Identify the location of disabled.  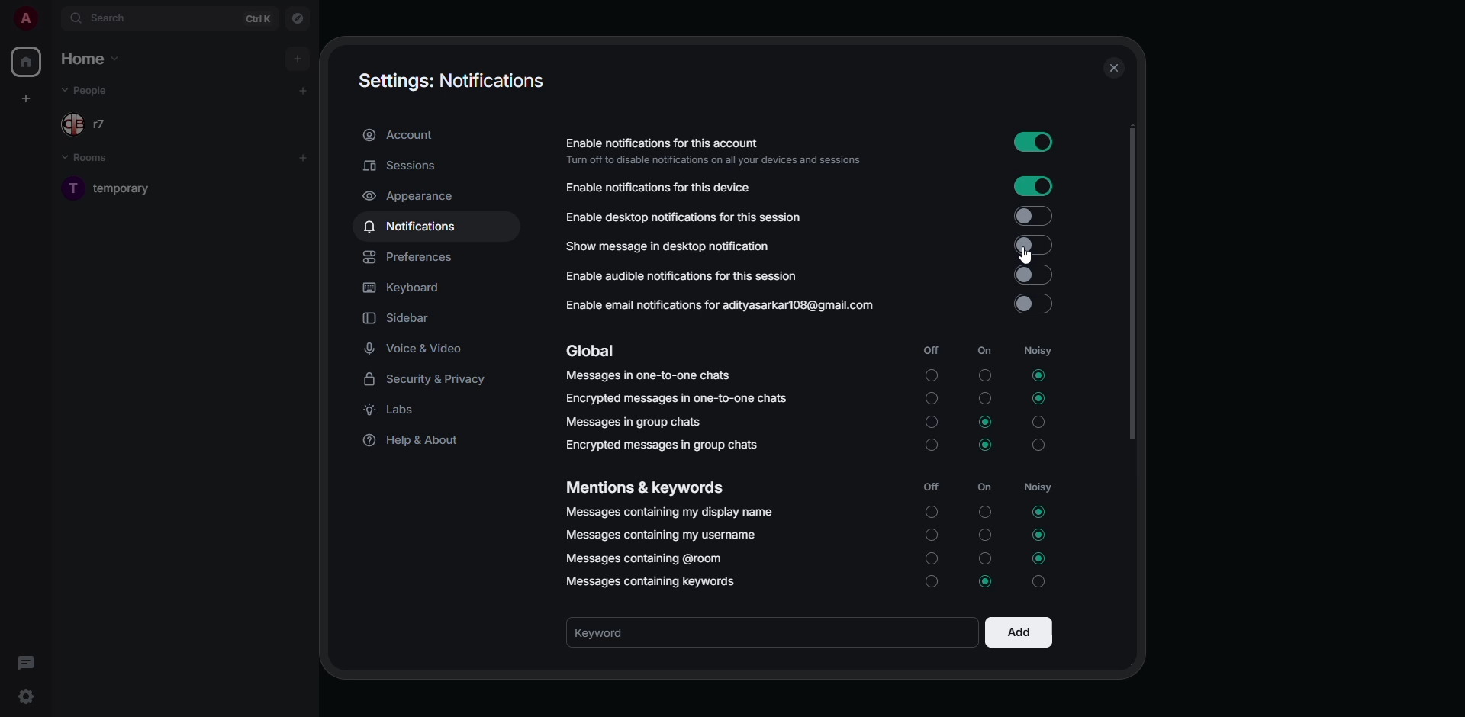
(1035, 246).